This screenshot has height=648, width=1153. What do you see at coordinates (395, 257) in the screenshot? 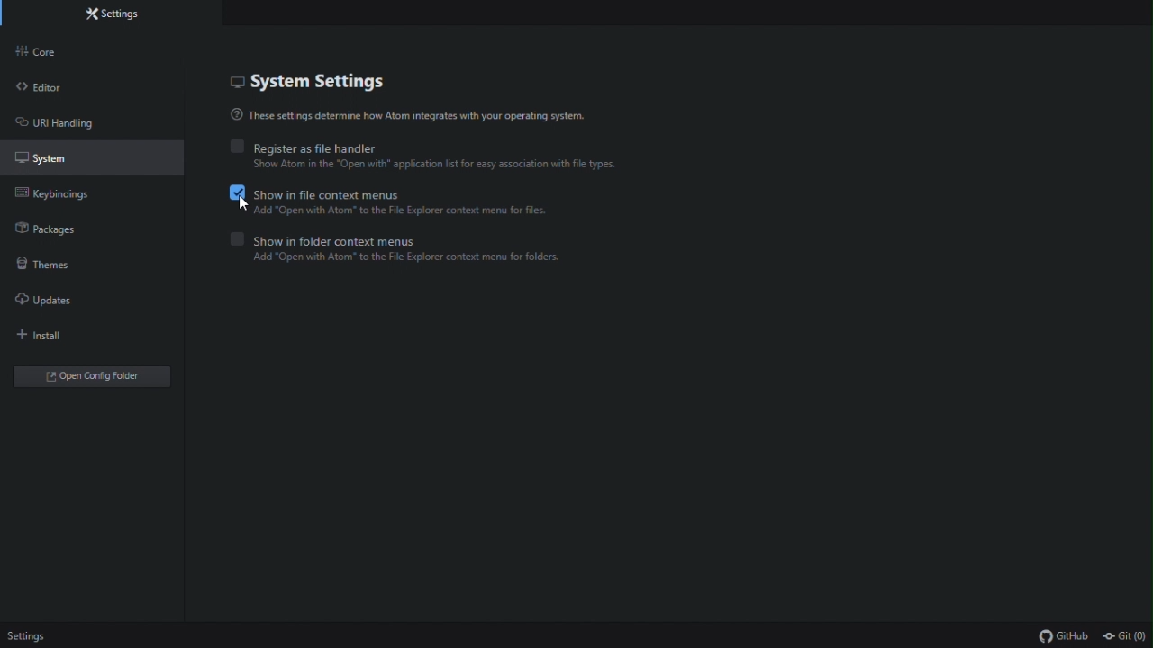
I see ` Add open with atom to the file explorer context menu for folders` at bounding box center [395, 257].